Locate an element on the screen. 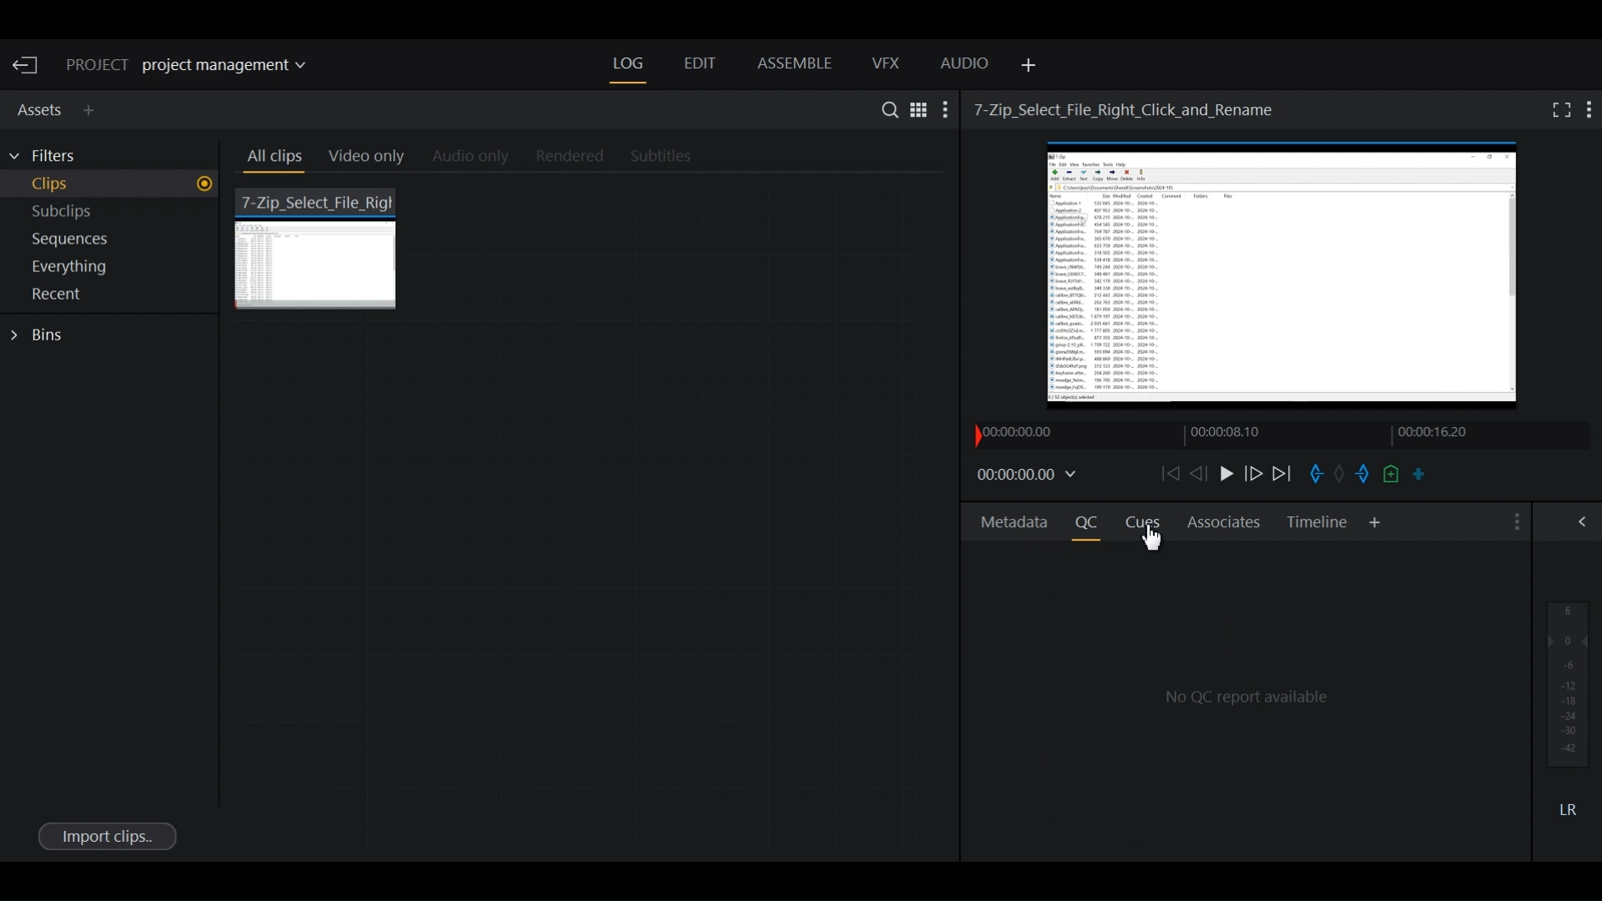  Toggle between list and Tile View is located at coordinates (917, 108).